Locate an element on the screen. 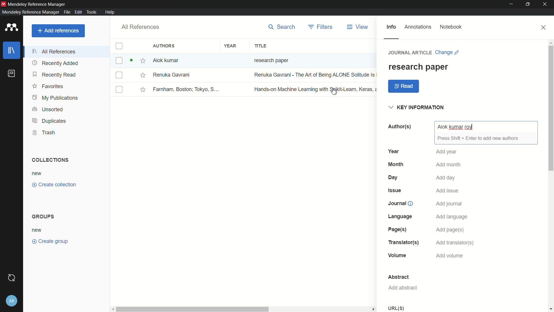  laguage is located at coordinates (400, 216).